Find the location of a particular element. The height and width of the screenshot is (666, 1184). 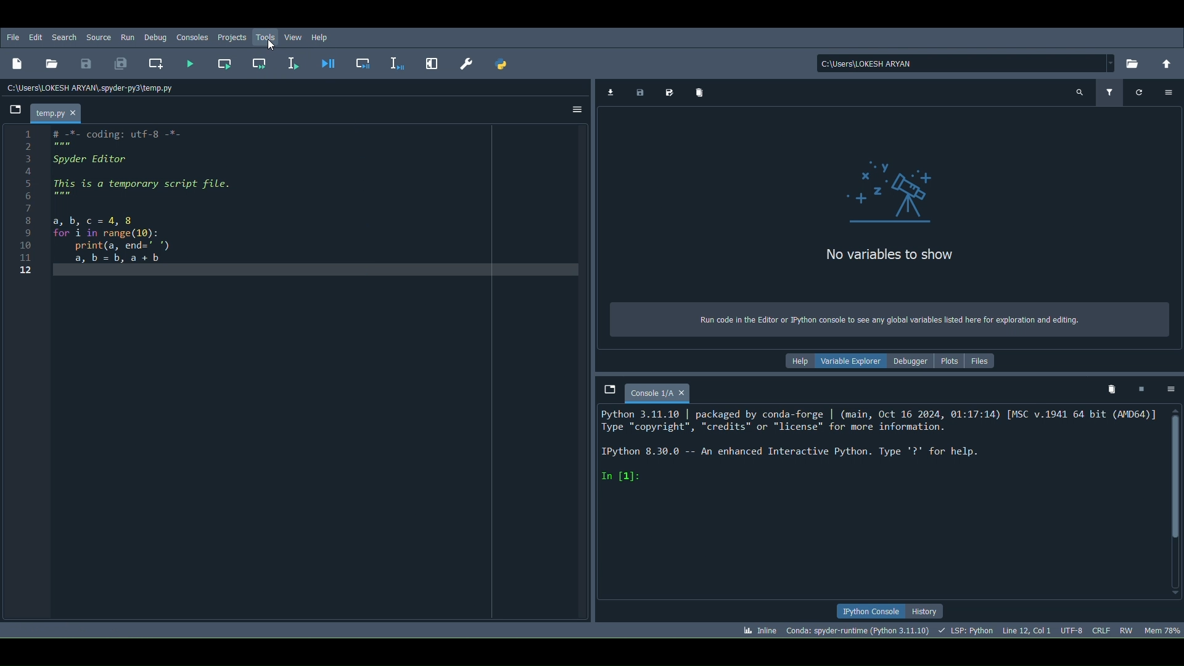

Tools is located at coordinates (268, 36).